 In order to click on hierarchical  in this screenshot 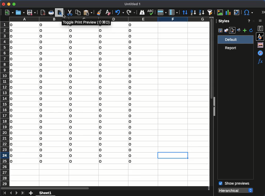, I will do `click(236, 190)`.